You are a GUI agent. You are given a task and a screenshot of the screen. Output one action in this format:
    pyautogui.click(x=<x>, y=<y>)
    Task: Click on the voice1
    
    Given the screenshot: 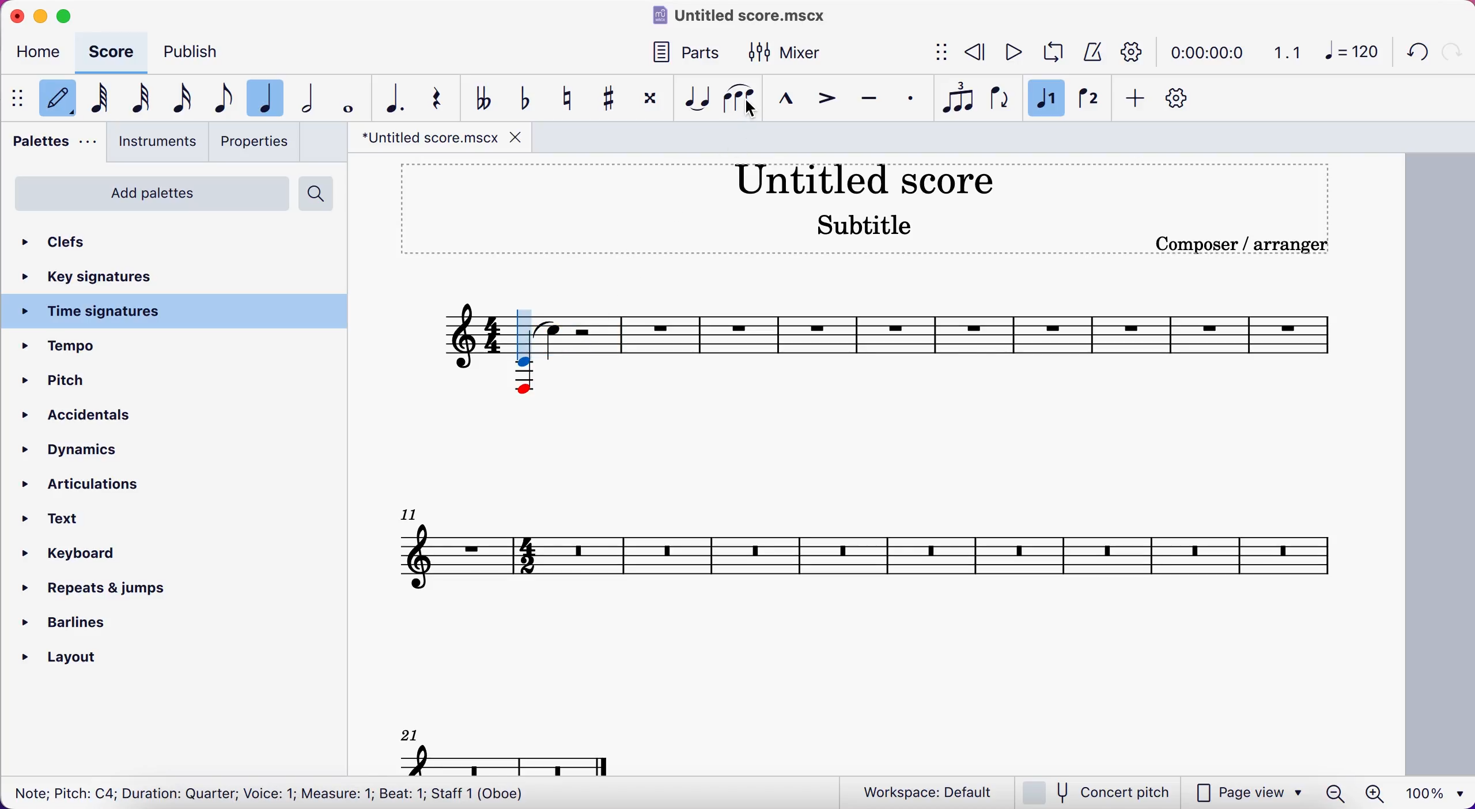 What is the action you would take?
    pyautogui.click(x=1043, y=99)
    